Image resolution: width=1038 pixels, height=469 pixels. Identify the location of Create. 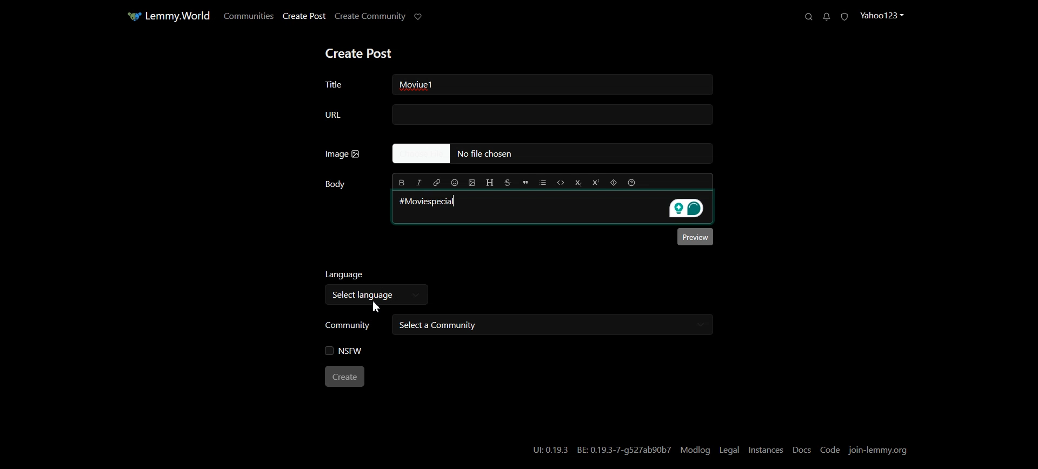
(346, 377).